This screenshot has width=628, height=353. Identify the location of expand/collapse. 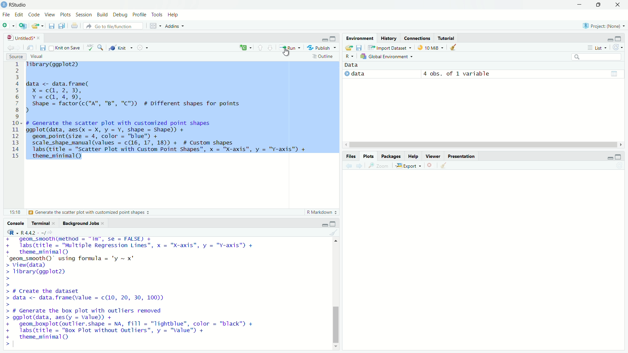
(346, 73).